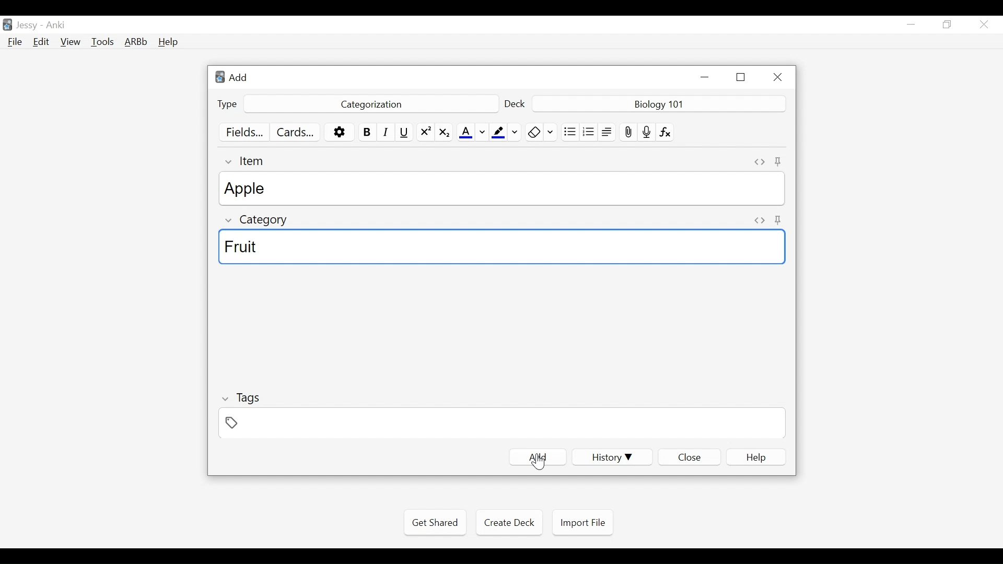 This screenshot has width=1003, height=564. Describe the element at coordinates (71, 42) in the screenshot. I see `View` at that location.